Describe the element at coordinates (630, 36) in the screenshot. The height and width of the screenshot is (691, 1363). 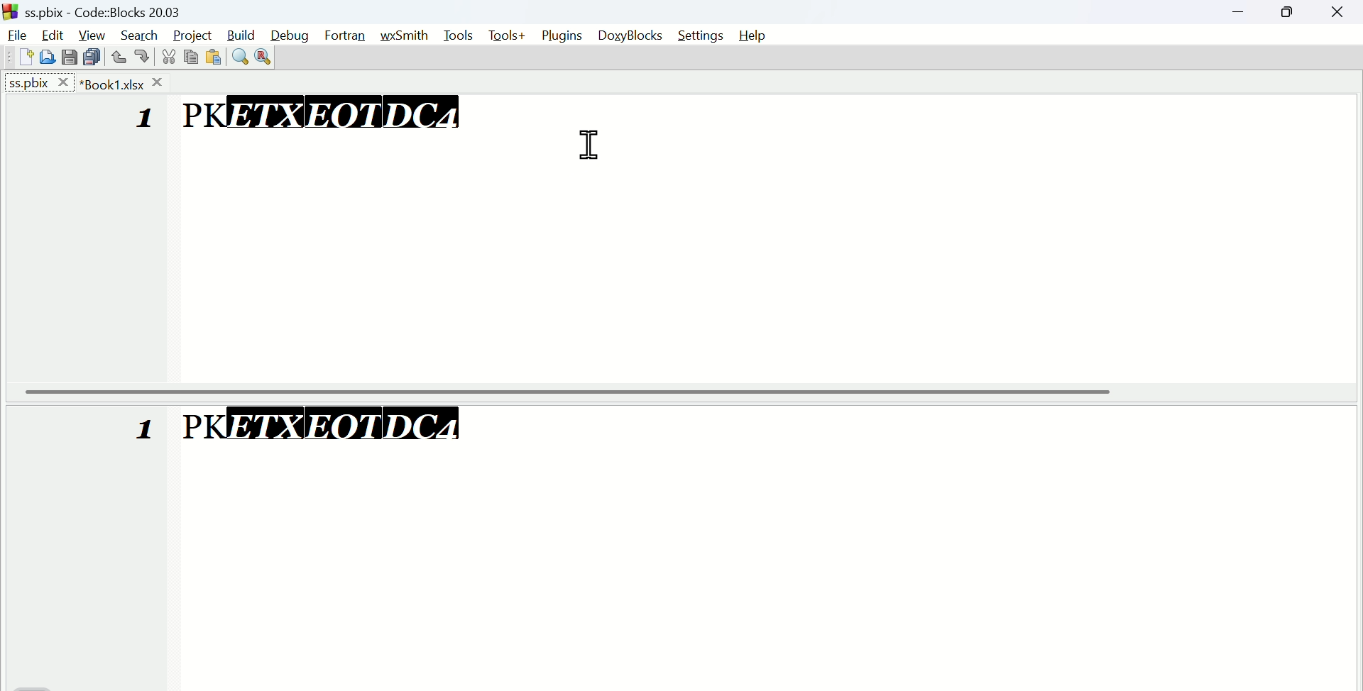
I see `Doxyblocks` at that location.